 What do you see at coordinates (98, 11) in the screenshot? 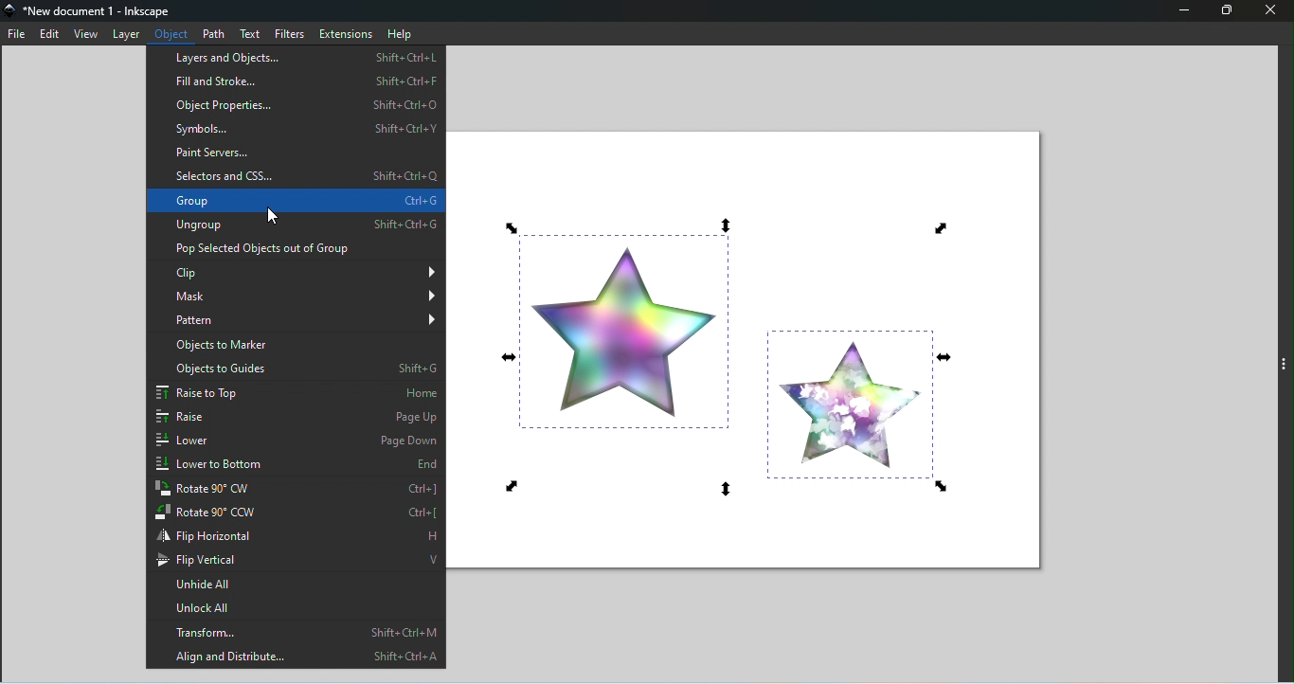
I see `File name` at bounding box center [98, 11].